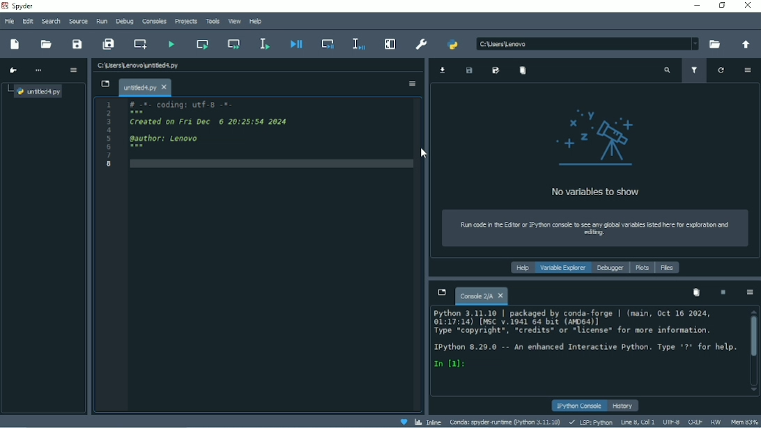 The height and width of the screenshot is (428, 761). Describe the element at coordinates (75, 71) in the screenshot. I see `Options` at that location.